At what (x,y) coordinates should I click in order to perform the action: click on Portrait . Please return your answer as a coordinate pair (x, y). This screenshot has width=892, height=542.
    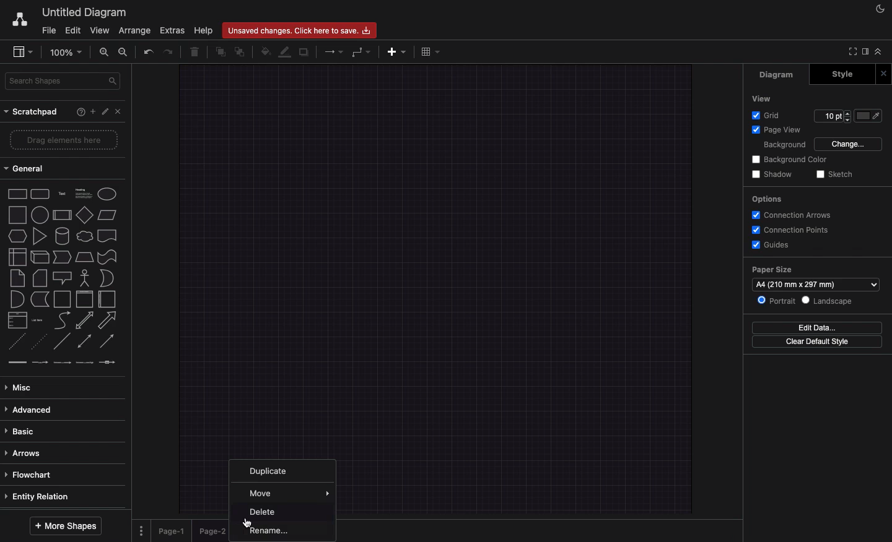
    Looking at the image, I should click on (779, 301).